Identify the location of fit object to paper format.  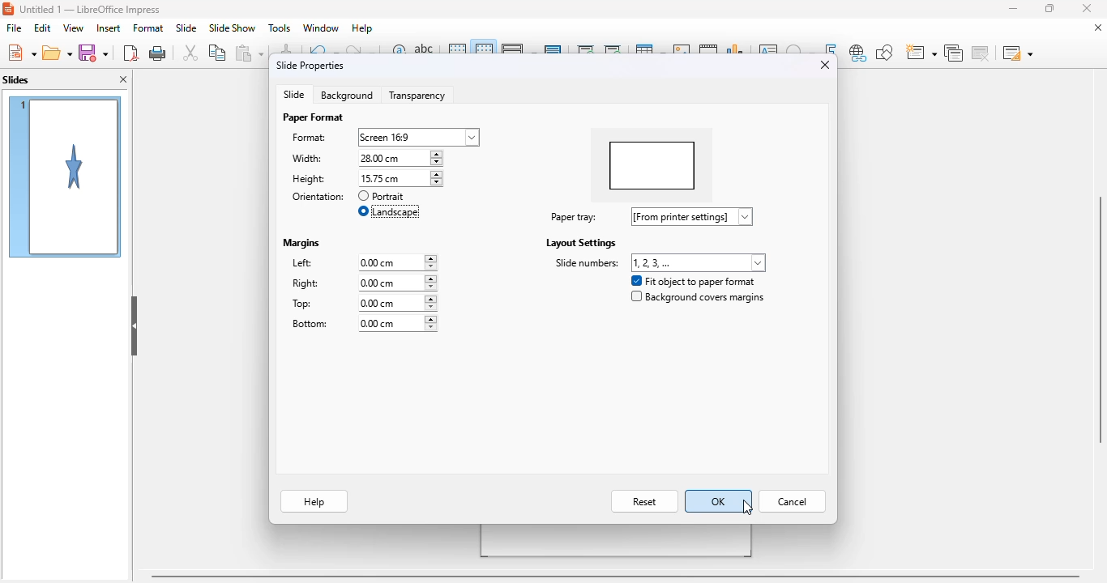
(694, 281).